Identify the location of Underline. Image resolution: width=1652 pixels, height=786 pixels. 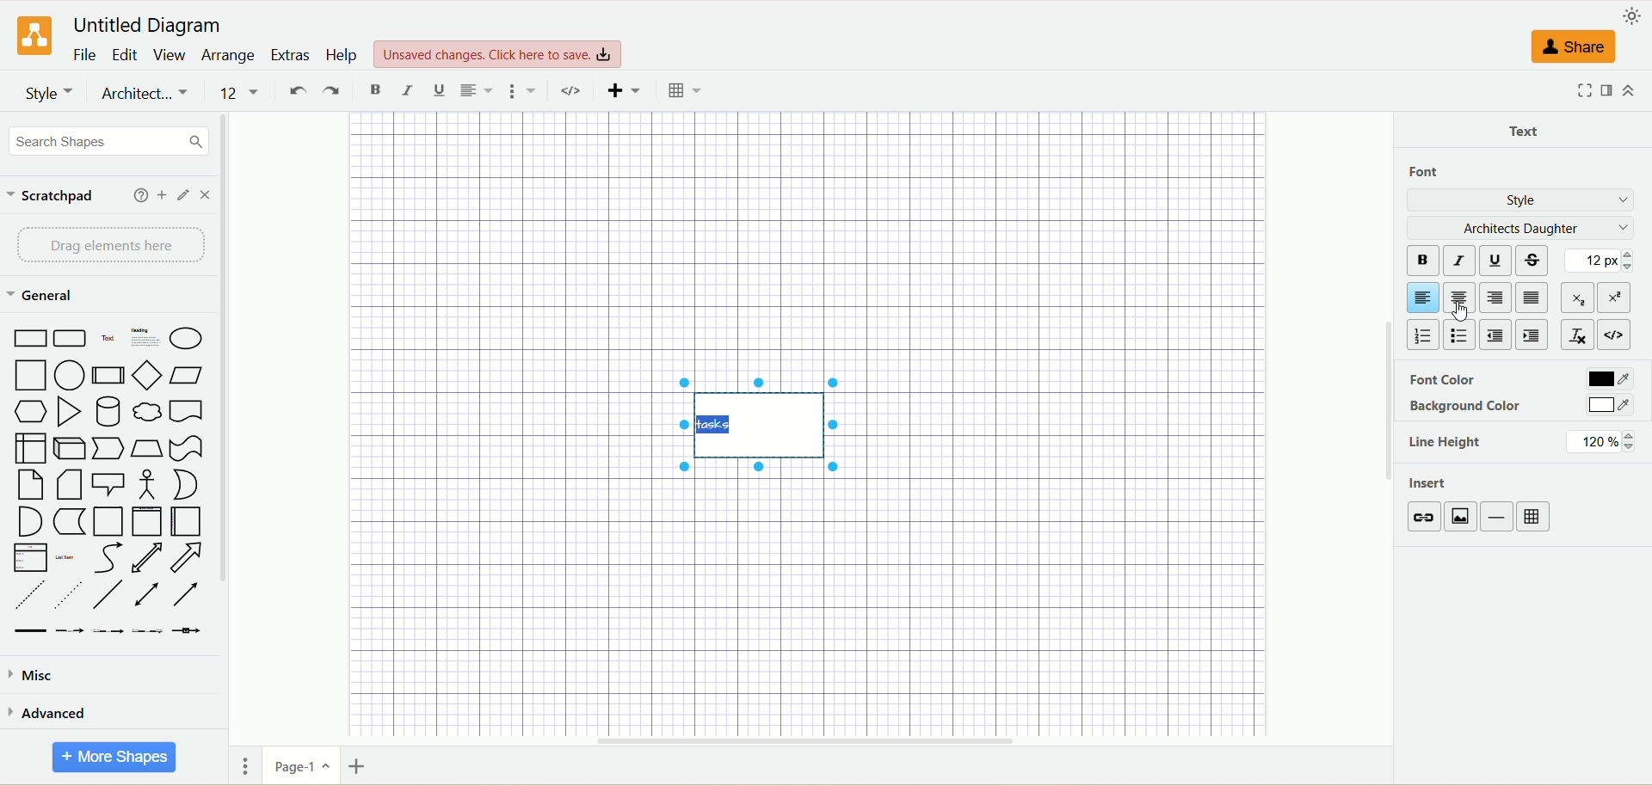
(441, 91).